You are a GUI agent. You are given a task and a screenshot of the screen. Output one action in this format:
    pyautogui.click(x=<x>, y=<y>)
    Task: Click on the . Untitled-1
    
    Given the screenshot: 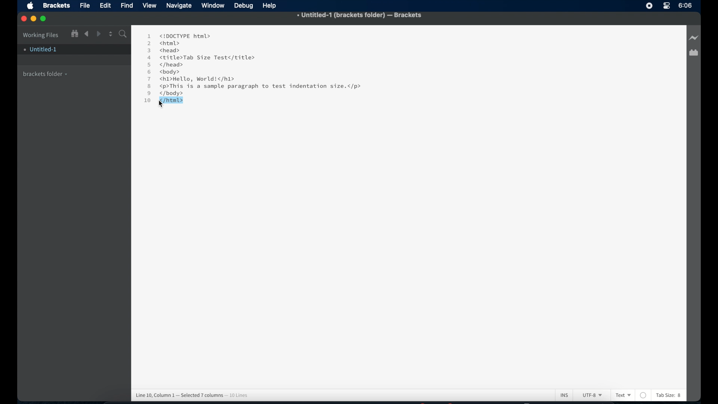 What is the action you would take?
    pyautogui.click(x=40, y=49)
    